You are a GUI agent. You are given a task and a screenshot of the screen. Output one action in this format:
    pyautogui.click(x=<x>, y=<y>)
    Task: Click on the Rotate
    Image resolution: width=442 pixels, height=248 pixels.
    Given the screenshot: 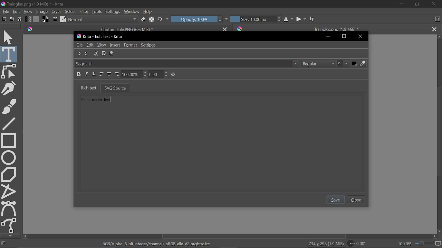 What is the action you would take?
    pyautogui.click(x=358, y=244)
    